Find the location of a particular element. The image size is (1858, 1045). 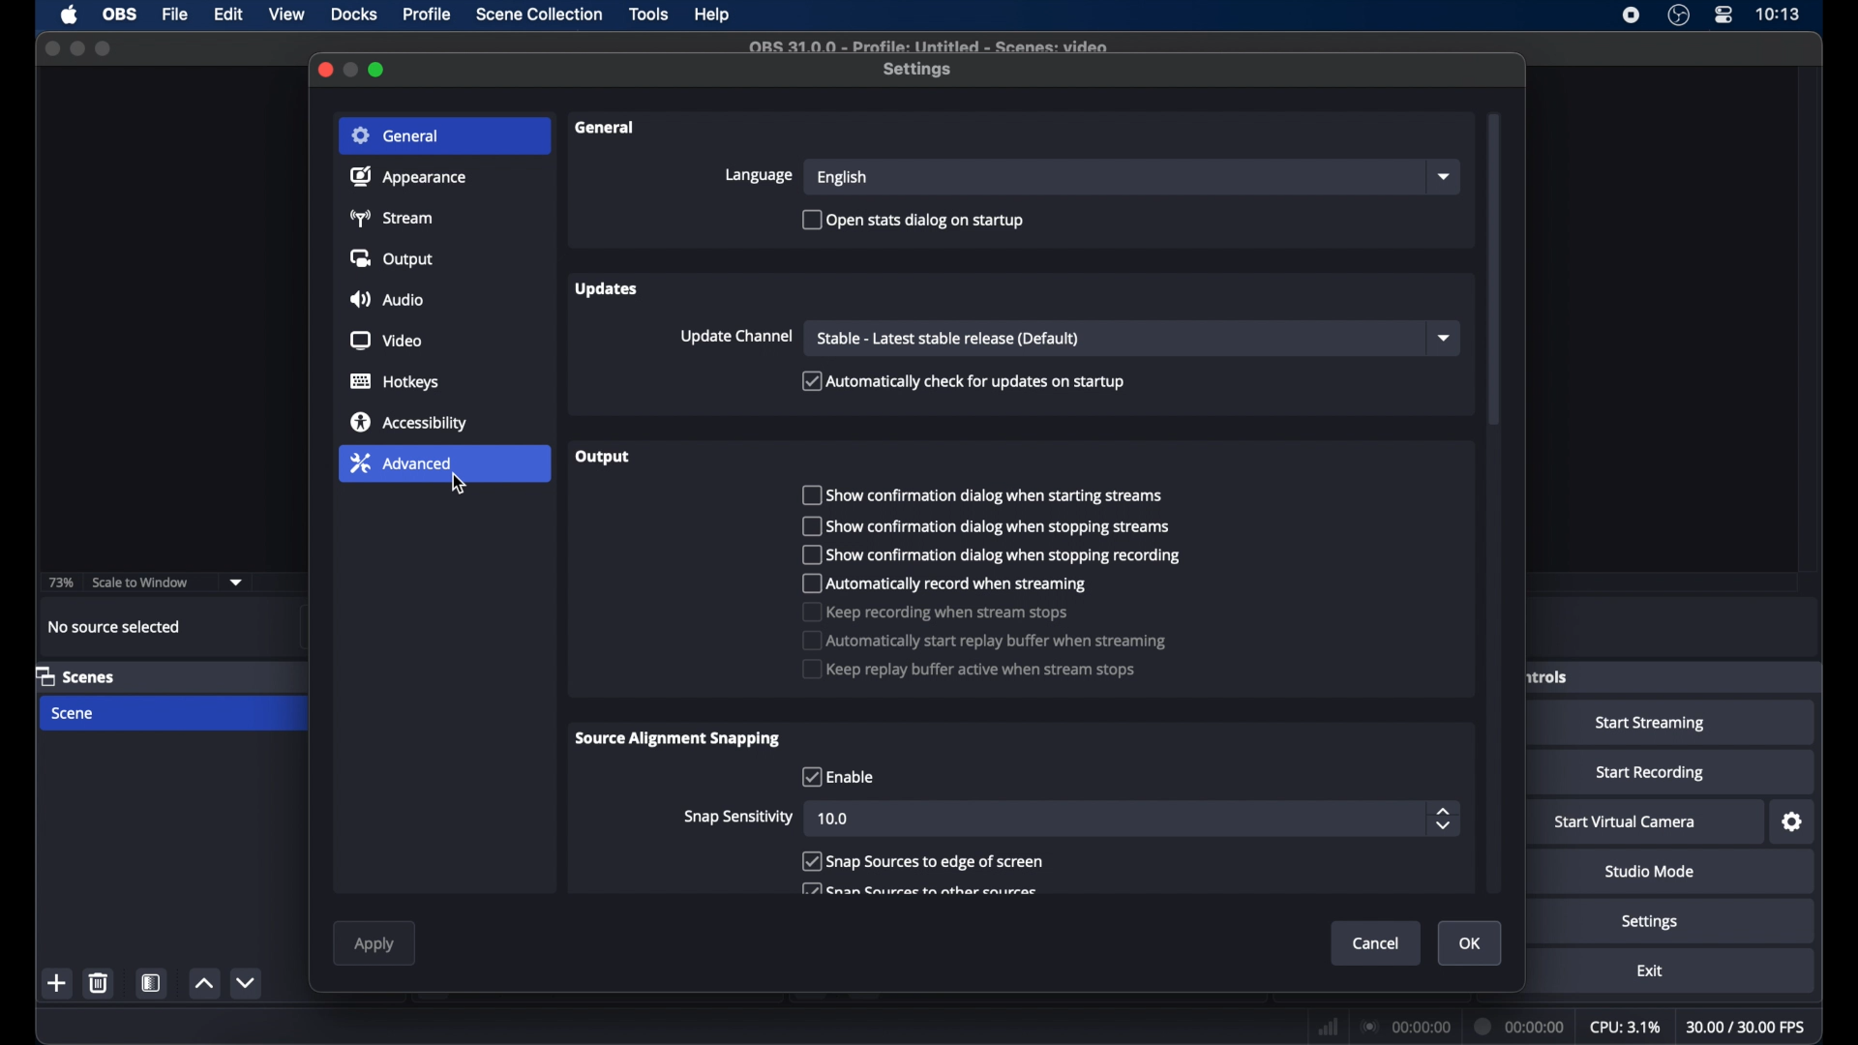

checkbox is located at coordinates (970, 672).